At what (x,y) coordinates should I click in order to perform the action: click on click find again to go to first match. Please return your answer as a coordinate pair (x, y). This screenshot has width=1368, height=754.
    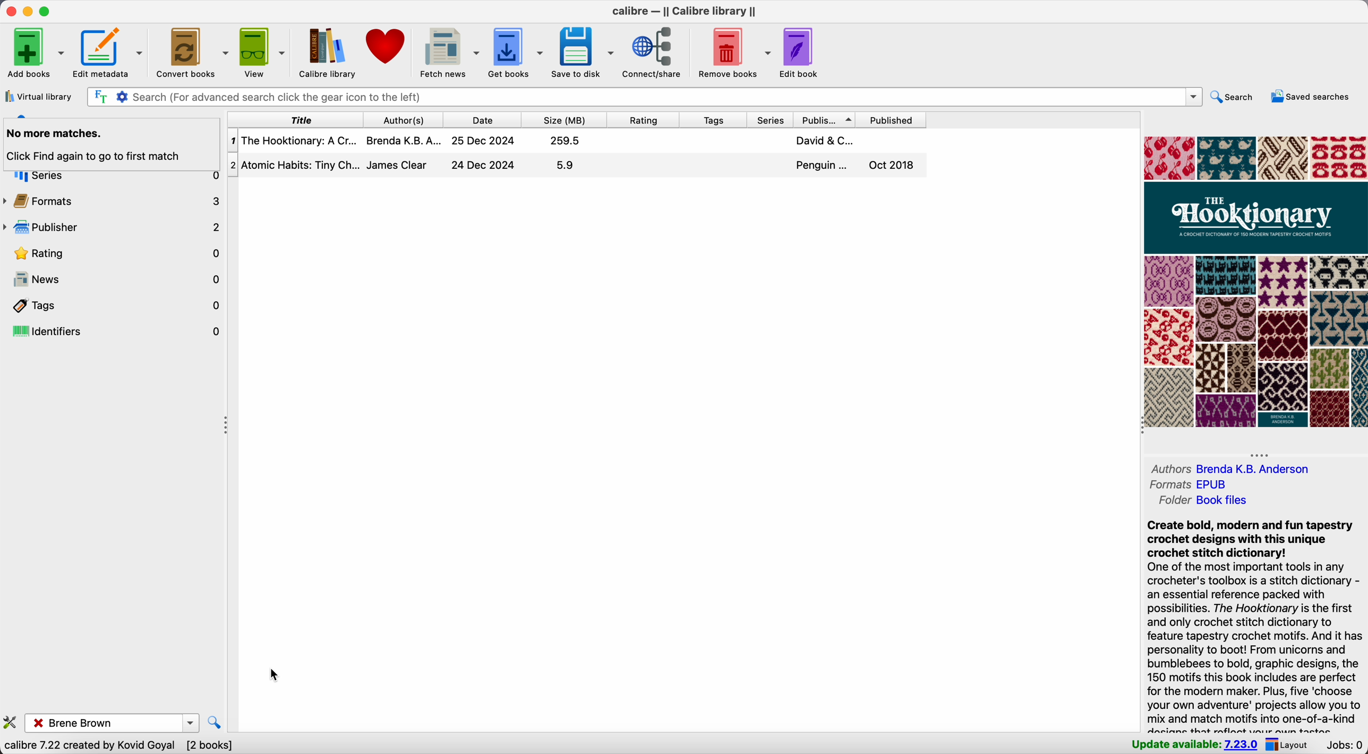
    Looking at the image, I should click on (106, 157).